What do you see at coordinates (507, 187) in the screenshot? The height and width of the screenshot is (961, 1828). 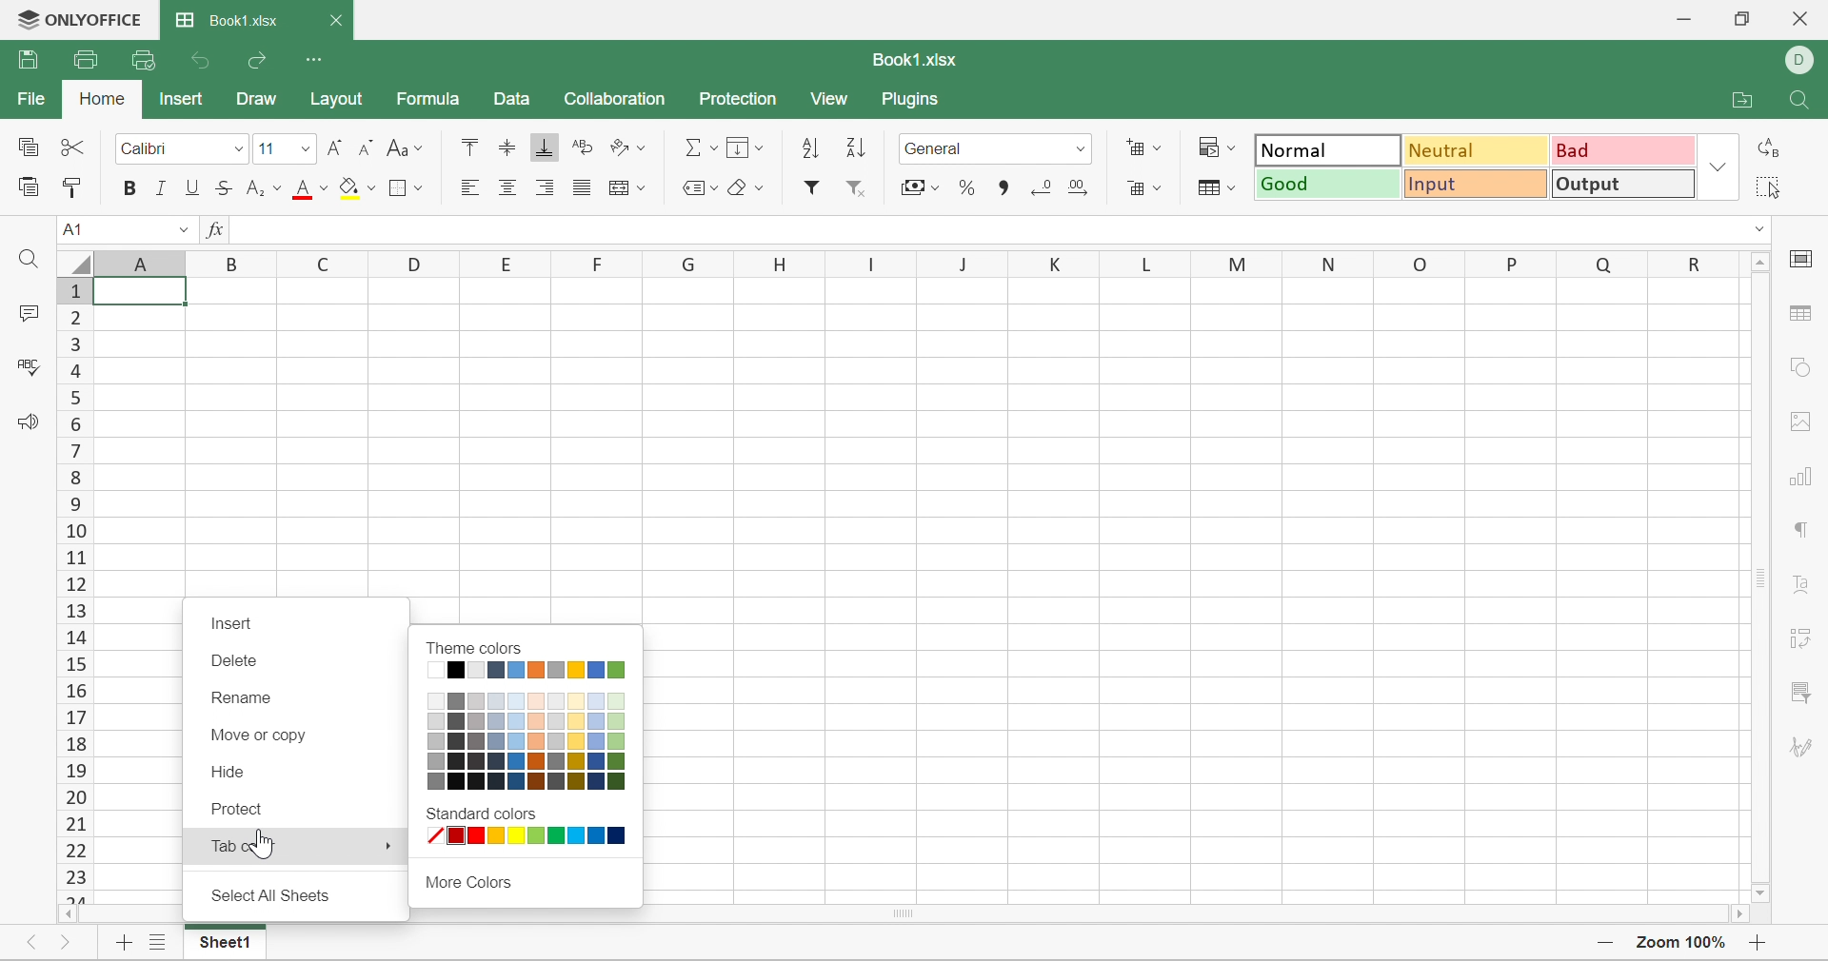 I see `Align center` at bounding box center [507, 187].